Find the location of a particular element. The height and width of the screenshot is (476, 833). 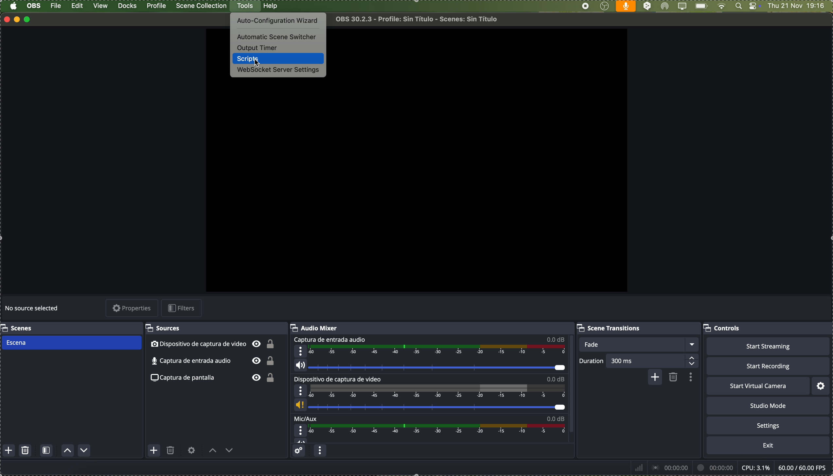

audio mixer is located at coordinates (314, 328).